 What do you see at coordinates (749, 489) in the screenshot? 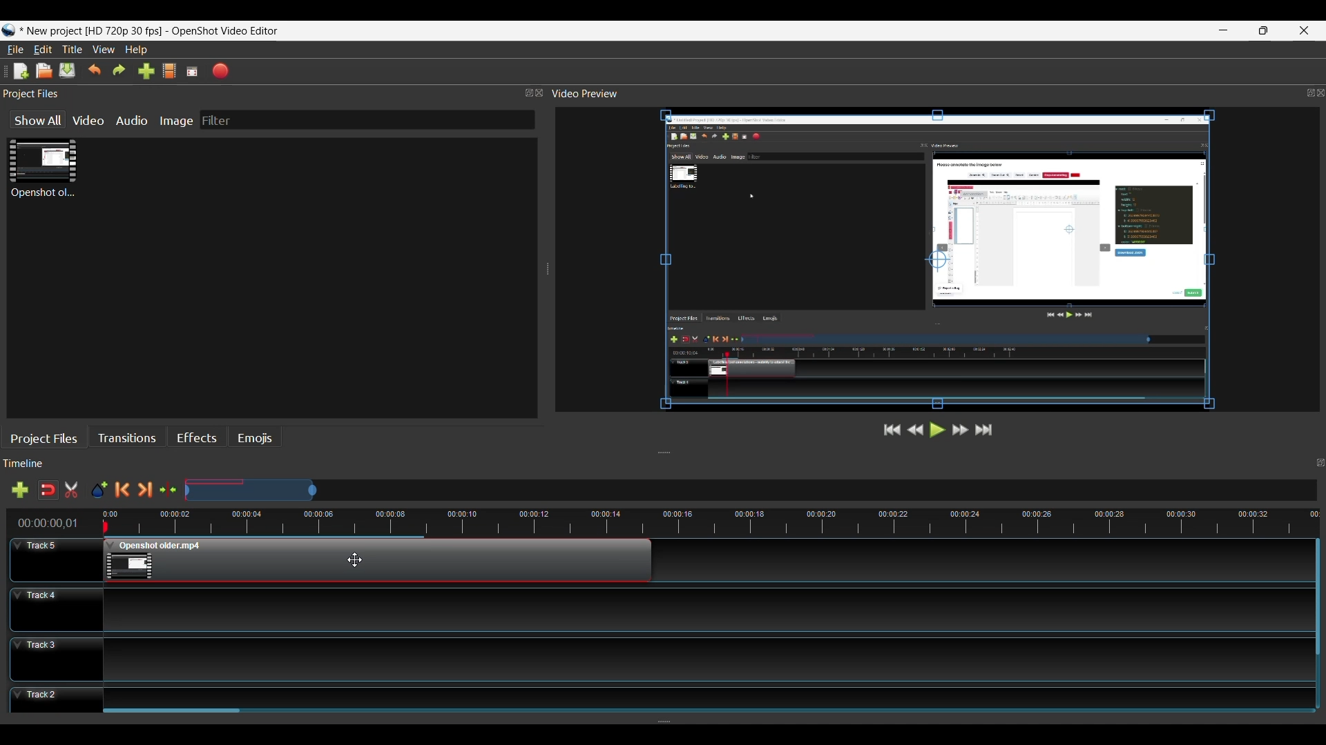
I see `Zoom Slide` at bounding box center [749, 489].